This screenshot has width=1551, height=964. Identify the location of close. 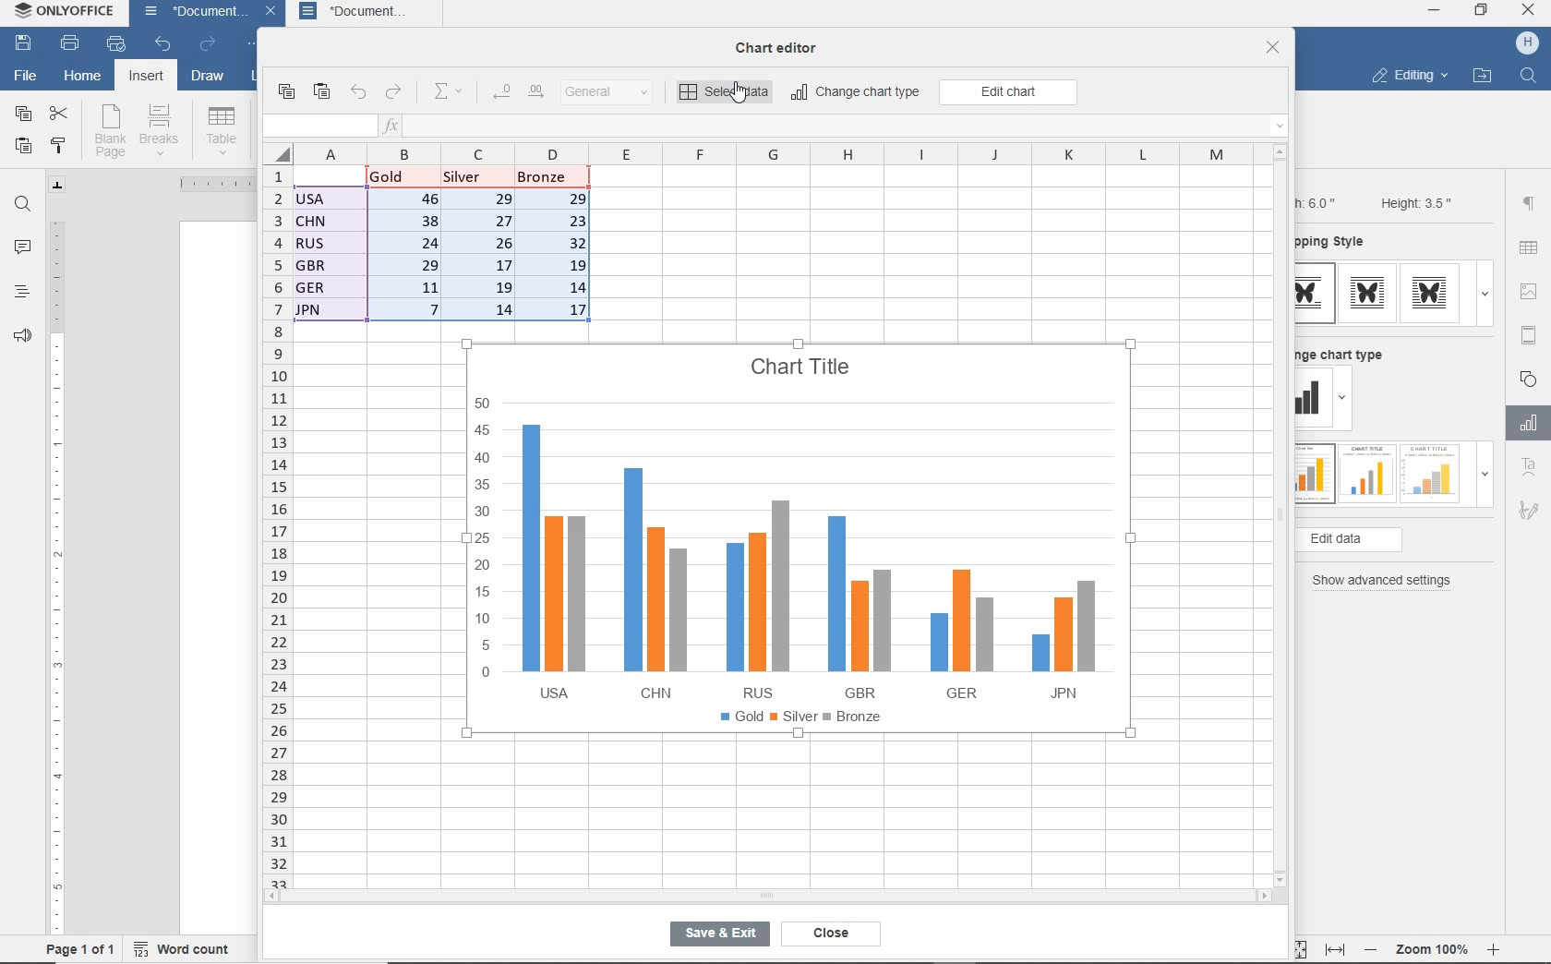
(836, 934).